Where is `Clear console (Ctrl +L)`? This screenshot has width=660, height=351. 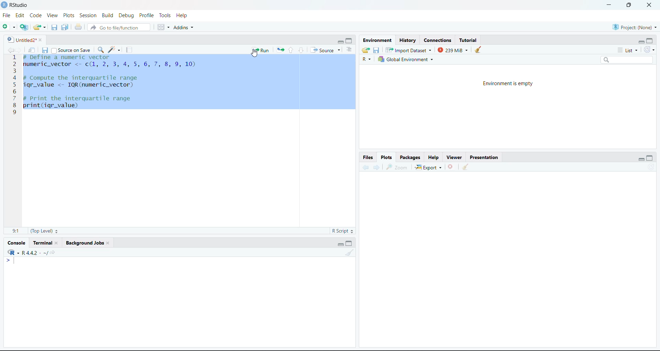
Clear console (Ctrl +L) is located at coordinates (480, 50).